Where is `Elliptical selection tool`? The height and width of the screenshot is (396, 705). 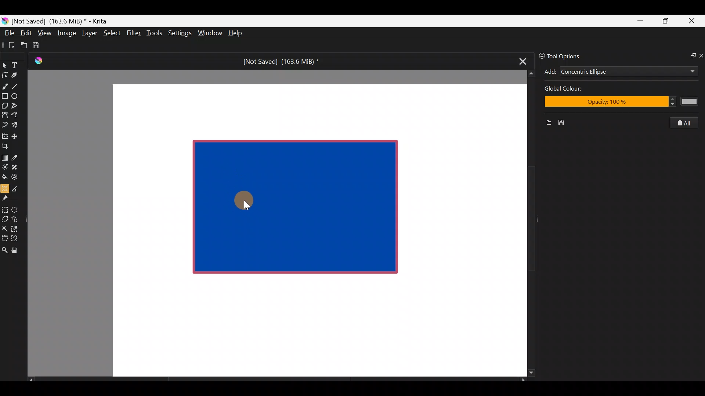 Elliptical selection tool is located at coordinates (17, 209).